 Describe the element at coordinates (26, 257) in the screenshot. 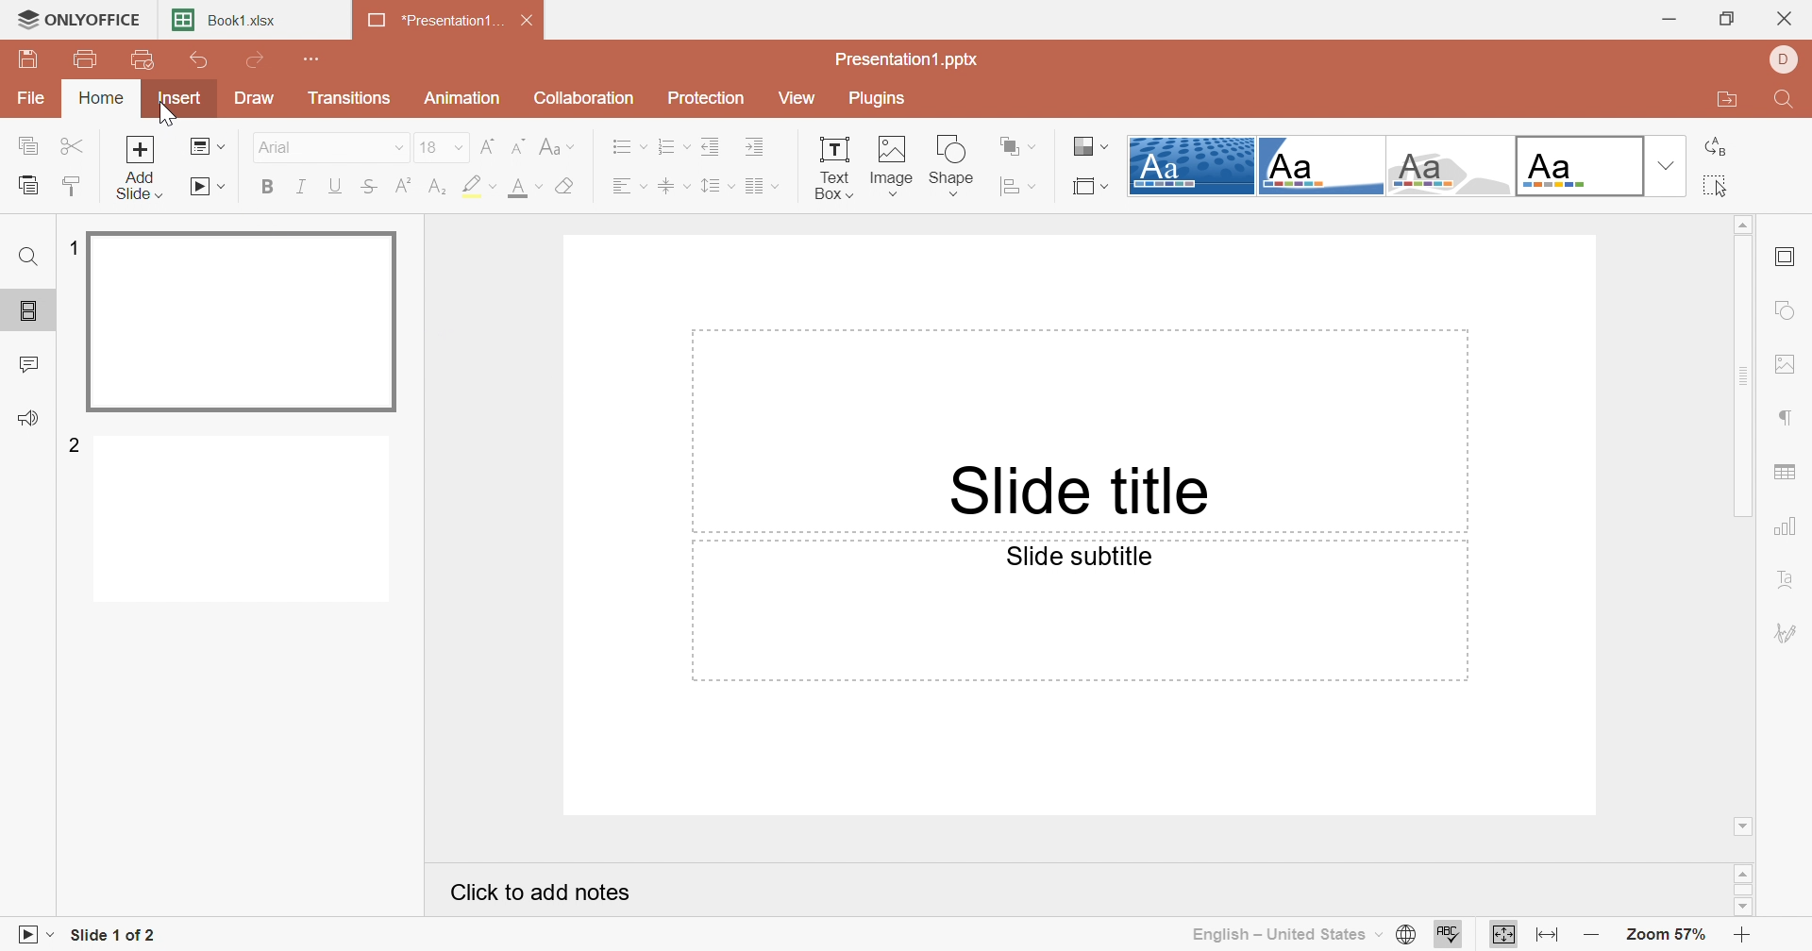

I see `Find` at that location.